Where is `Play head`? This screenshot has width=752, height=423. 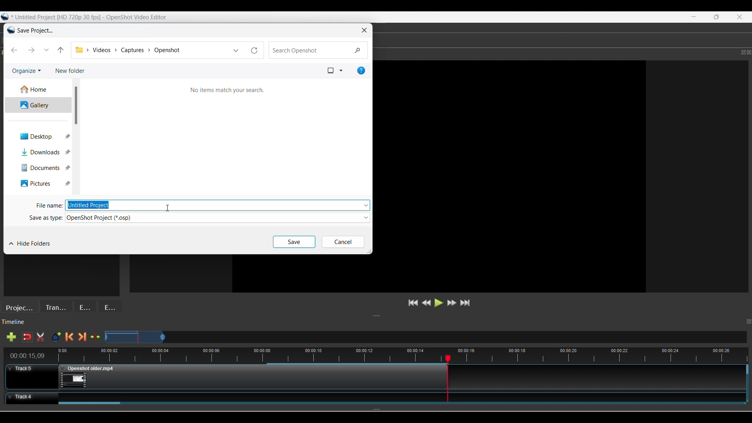 Play head is located at coordinates (448, 358).